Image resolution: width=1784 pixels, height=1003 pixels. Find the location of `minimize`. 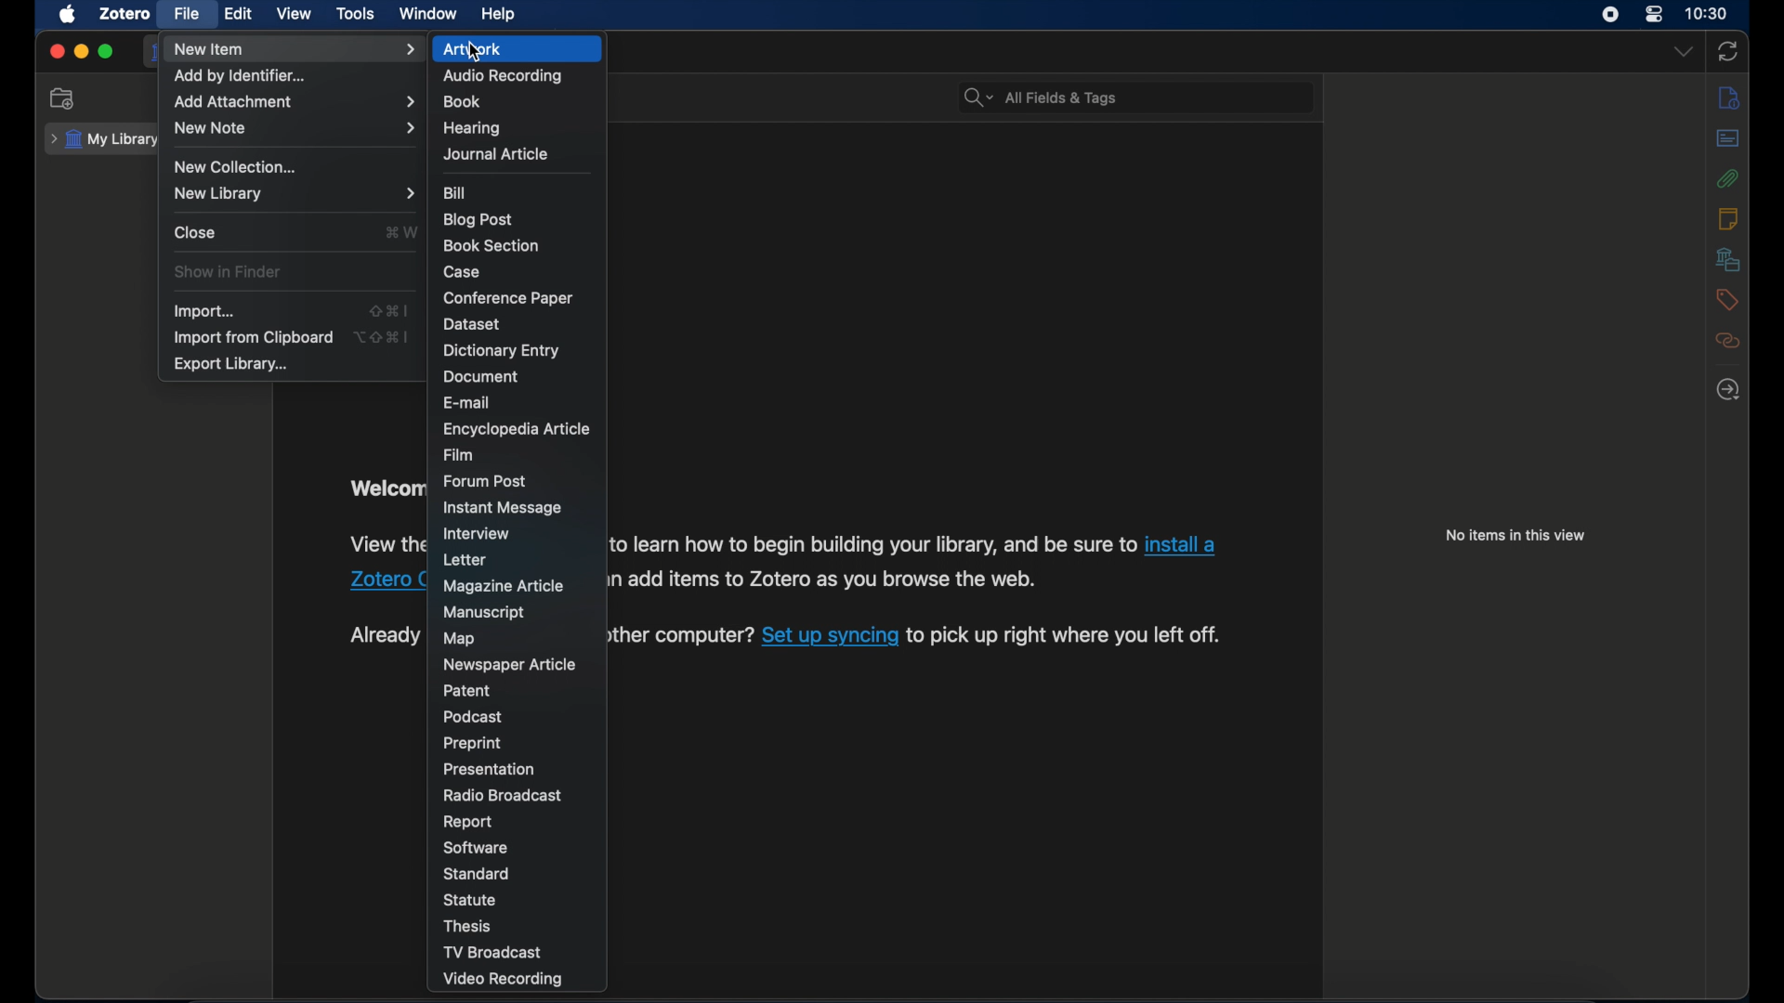

minimize is located at coordinates (80, 51).